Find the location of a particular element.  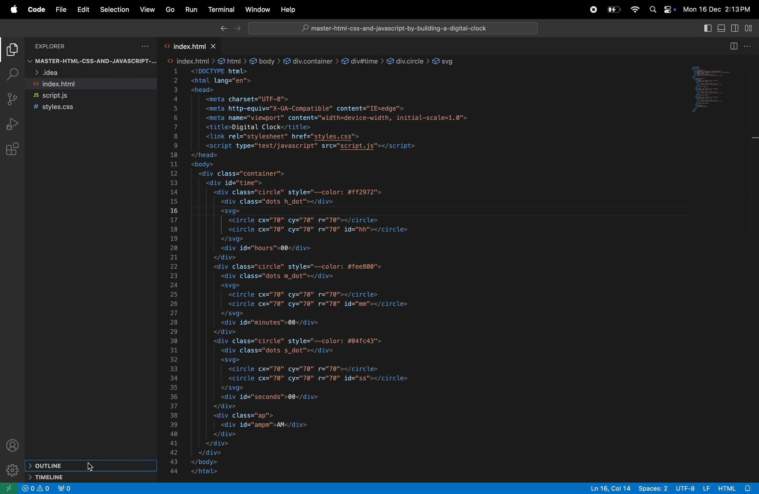

div is located at coordinates (408, 62).